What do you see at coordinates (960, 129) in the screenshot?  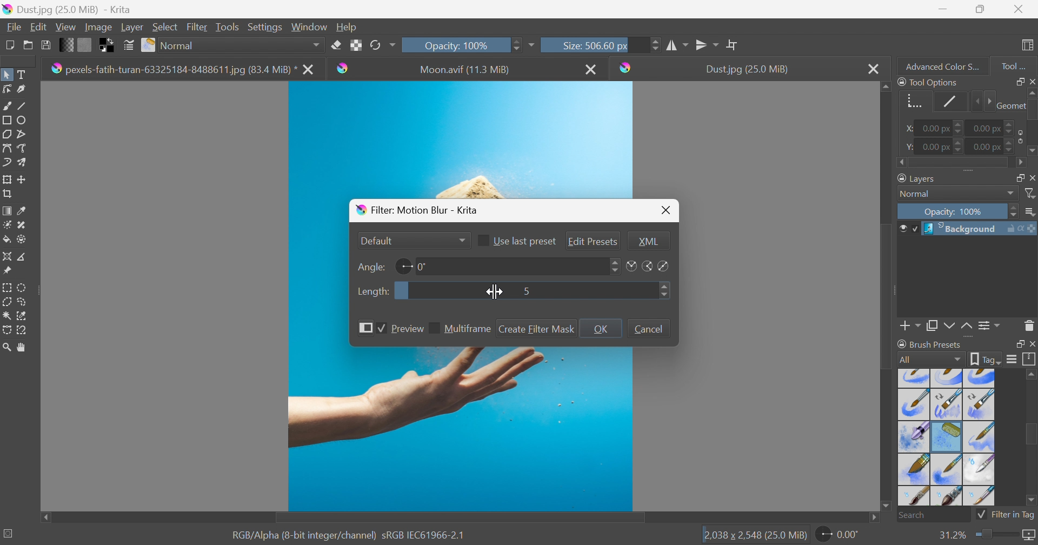 I see `Slider` at bounding box center [960, 129].